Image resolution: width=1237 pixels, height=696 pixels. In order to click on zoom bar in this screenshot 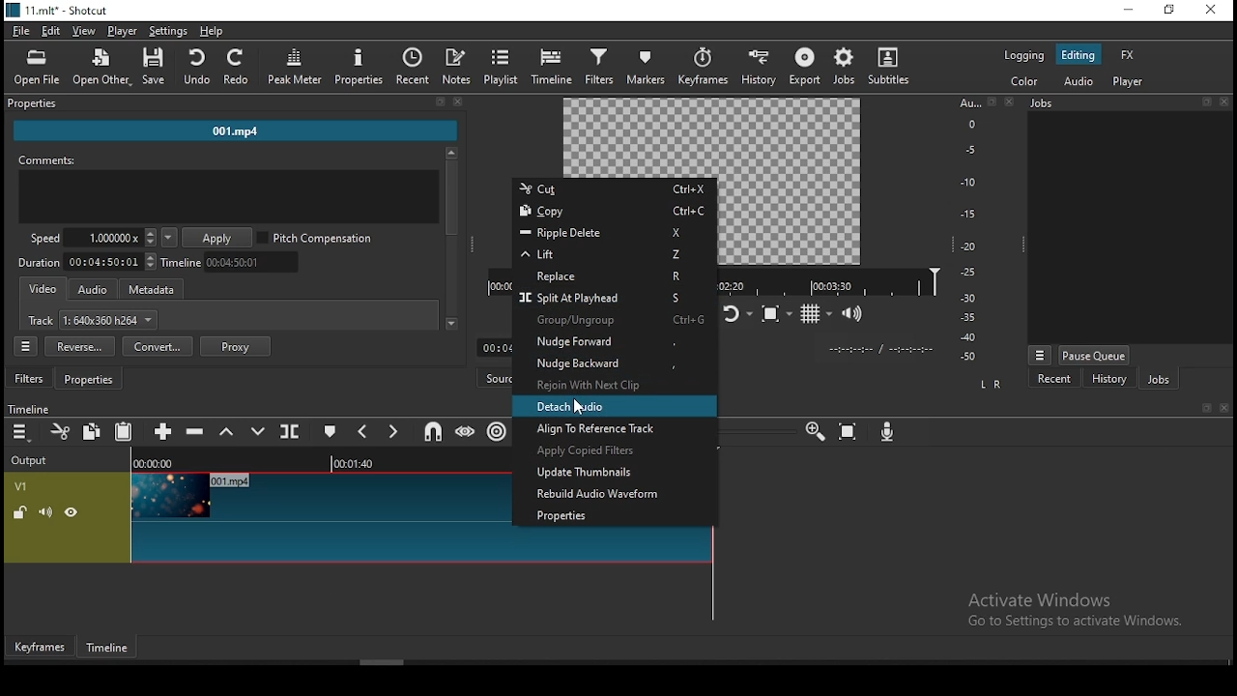, I will do `click(756, 428)`.